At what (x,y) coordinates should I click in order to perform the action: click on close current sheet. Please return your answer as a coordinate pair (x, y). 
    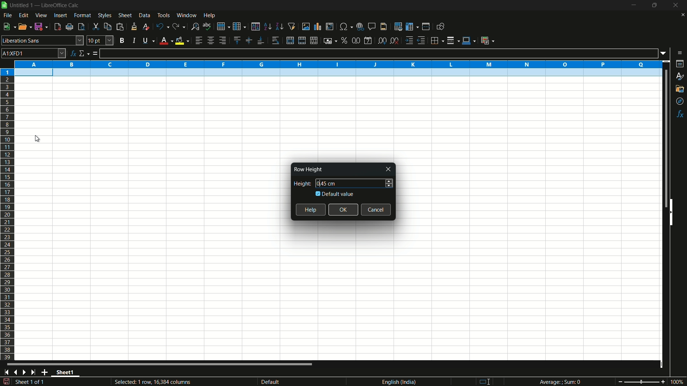
    Looking at the image, I should click on (682, 16).